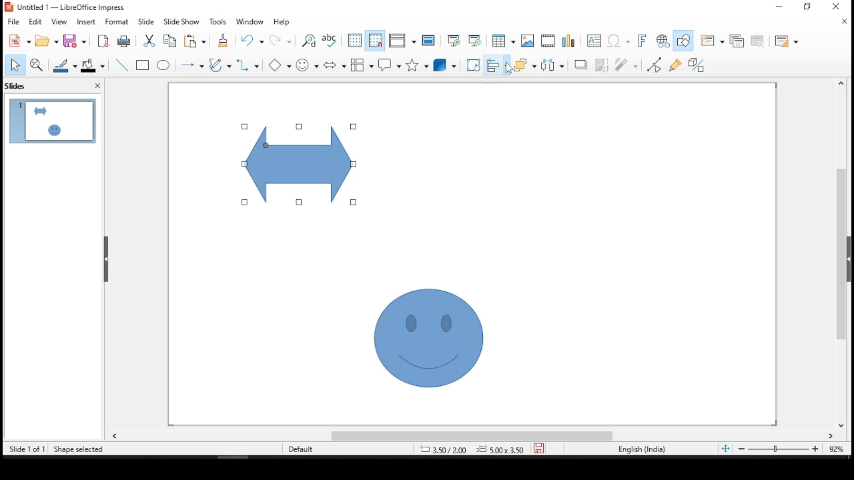 This screenshot has height=480, width=854. Describe the element at coordinates (599, 64) in the screenshot. I see `crop image` at that location.